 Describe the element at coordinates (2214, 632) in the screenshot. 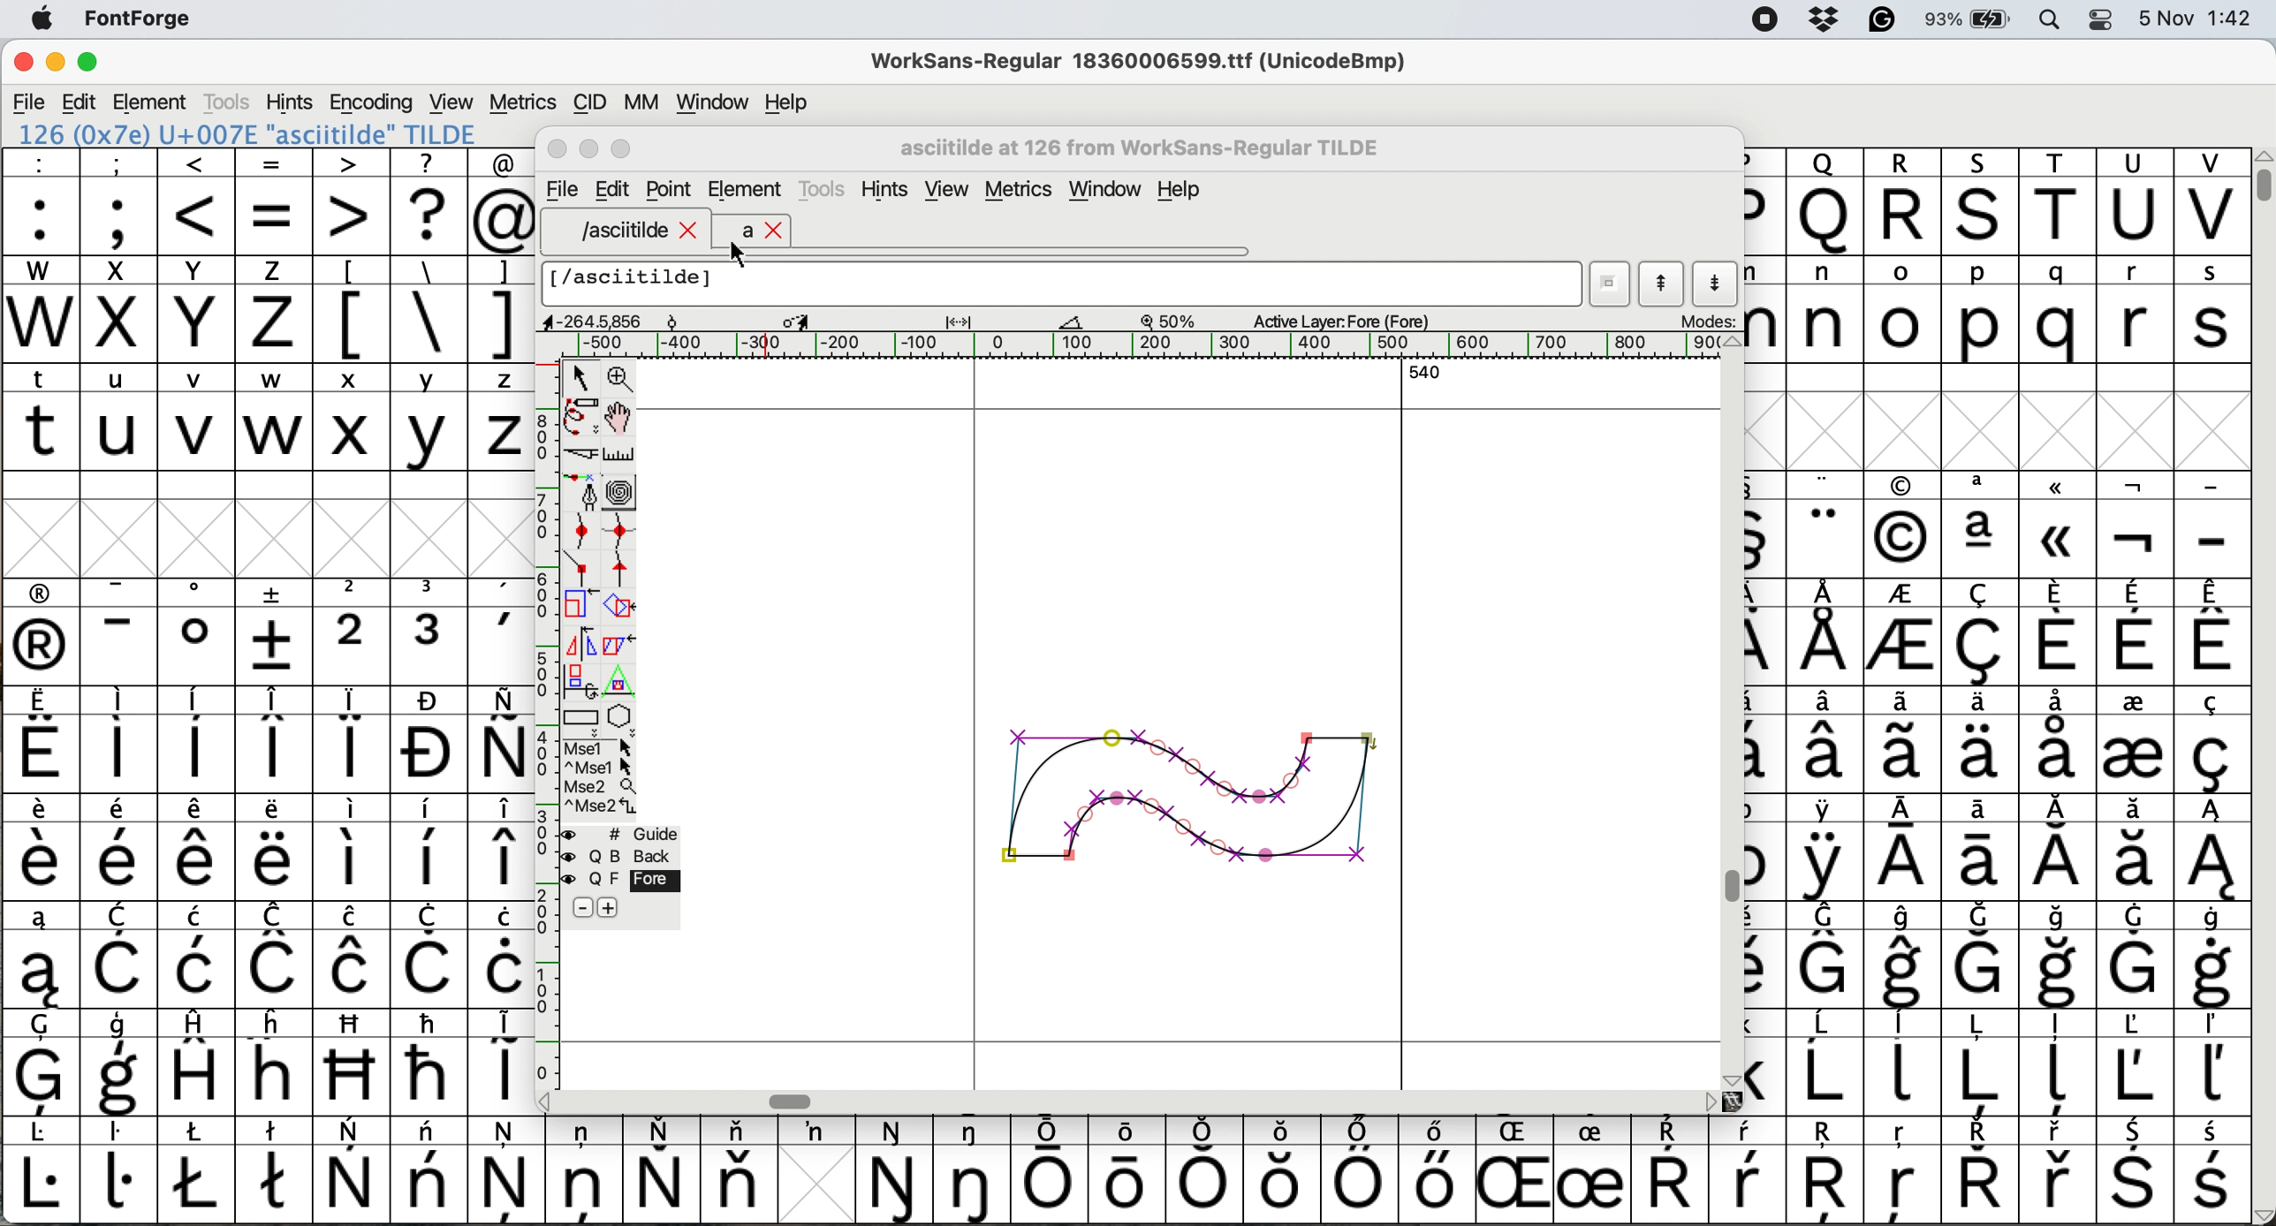

I see `symbol` at that location.